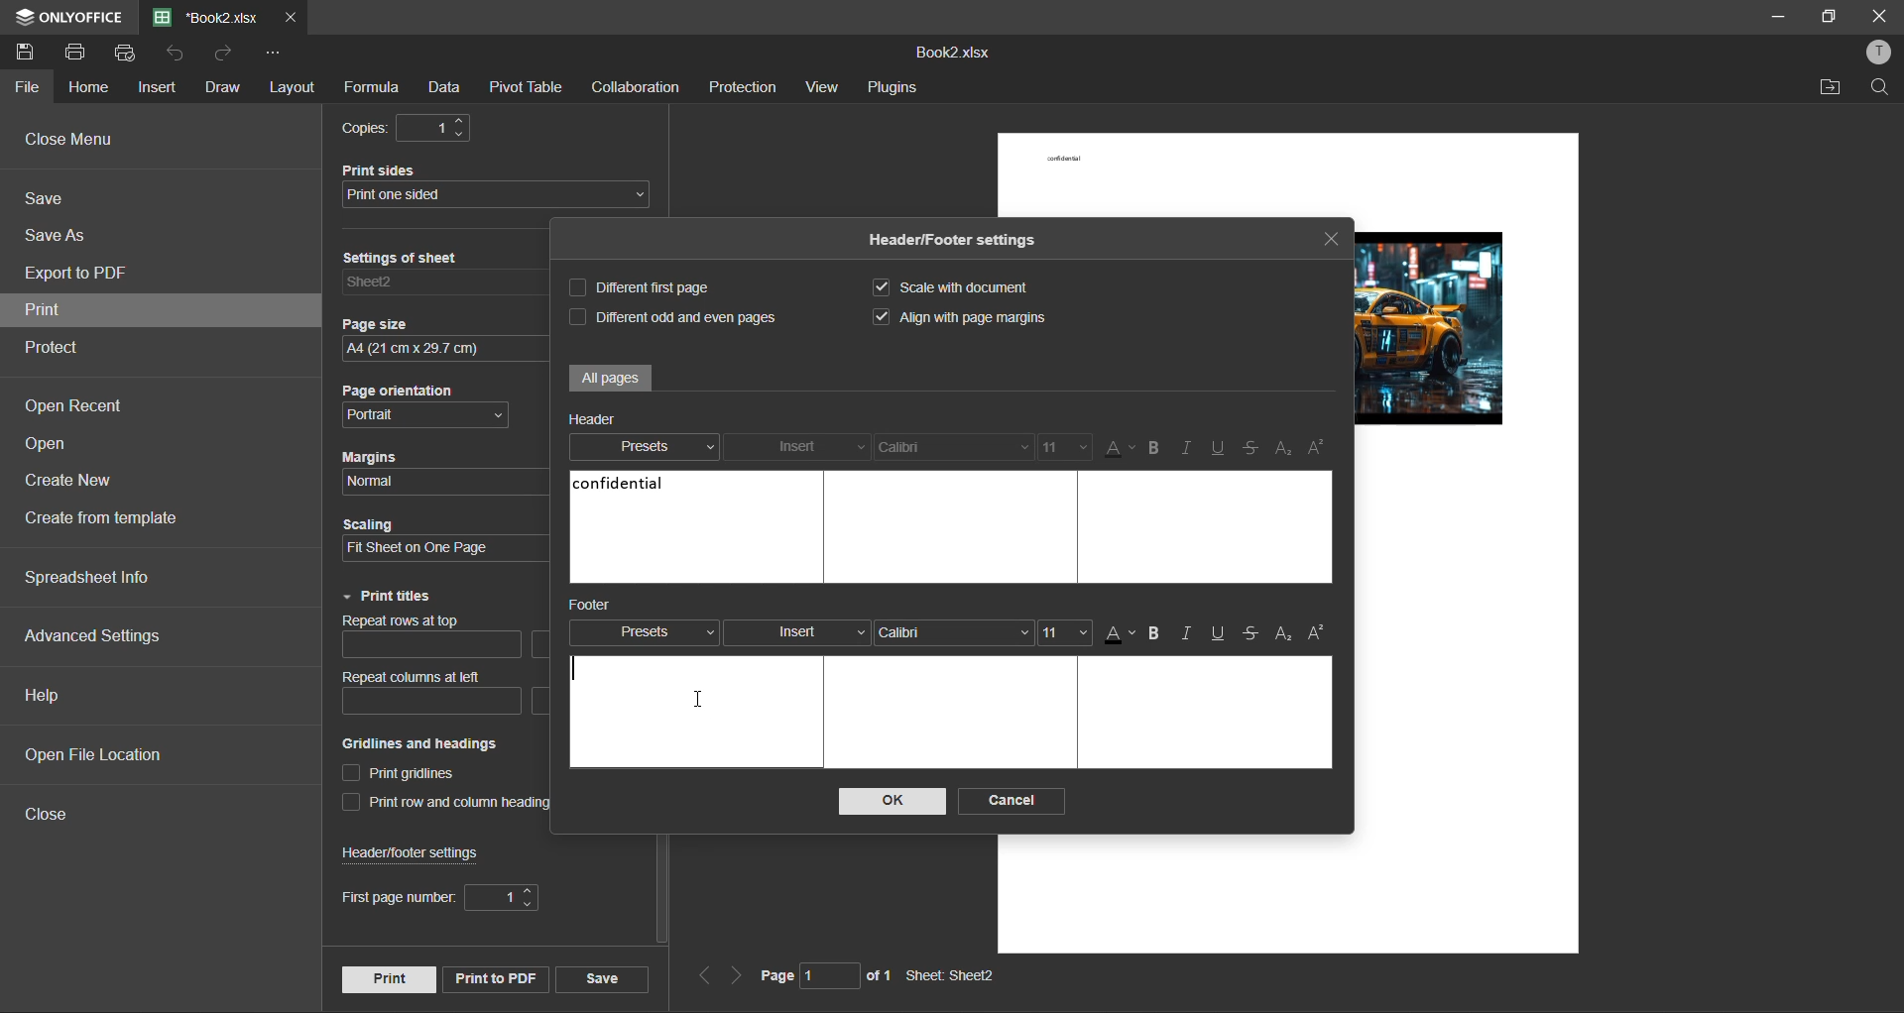  What do you see at coordinates (49, 696) in the screenshot?
I see `help` at bounding box center [49, 696].